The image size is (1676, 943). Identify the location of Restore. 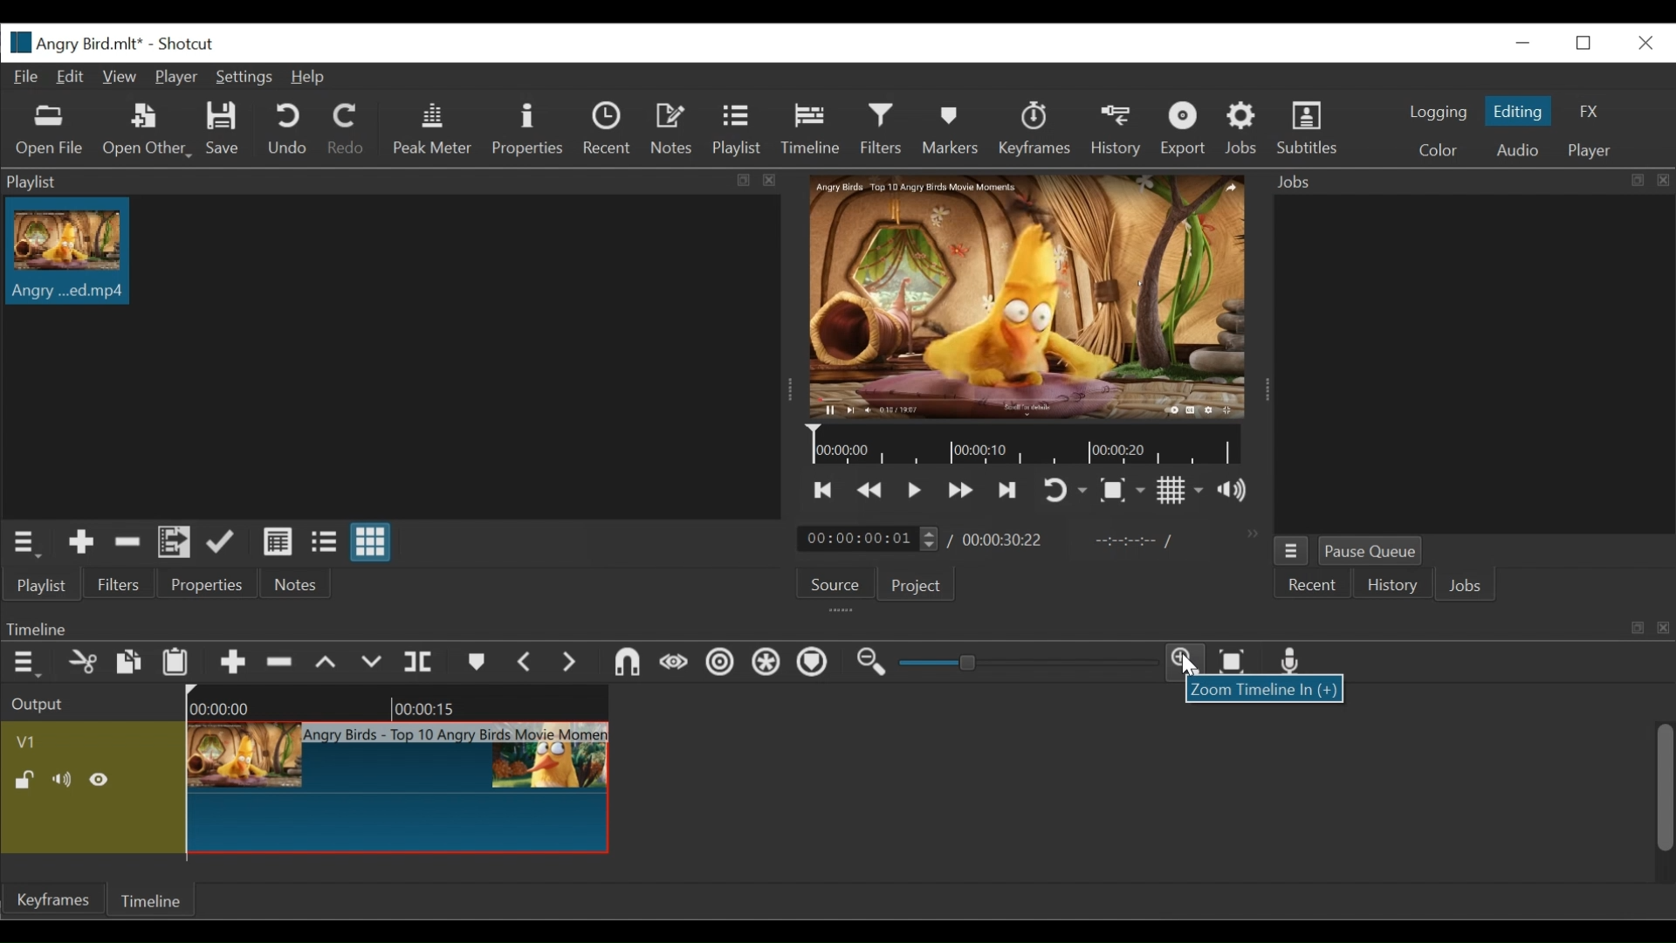
(1583, 43).